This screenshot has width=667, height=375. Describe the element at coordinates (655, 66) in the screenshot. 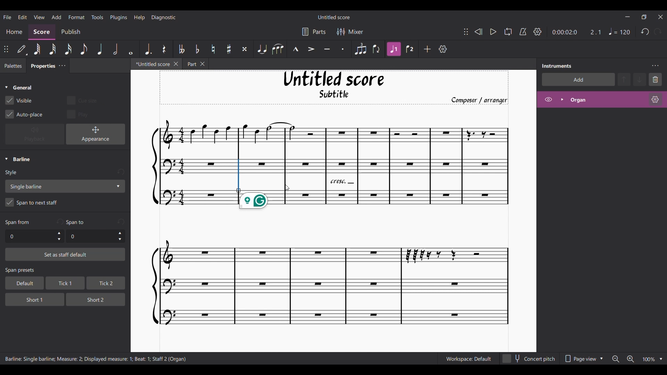

I see `Instruments panel settings` at that location.